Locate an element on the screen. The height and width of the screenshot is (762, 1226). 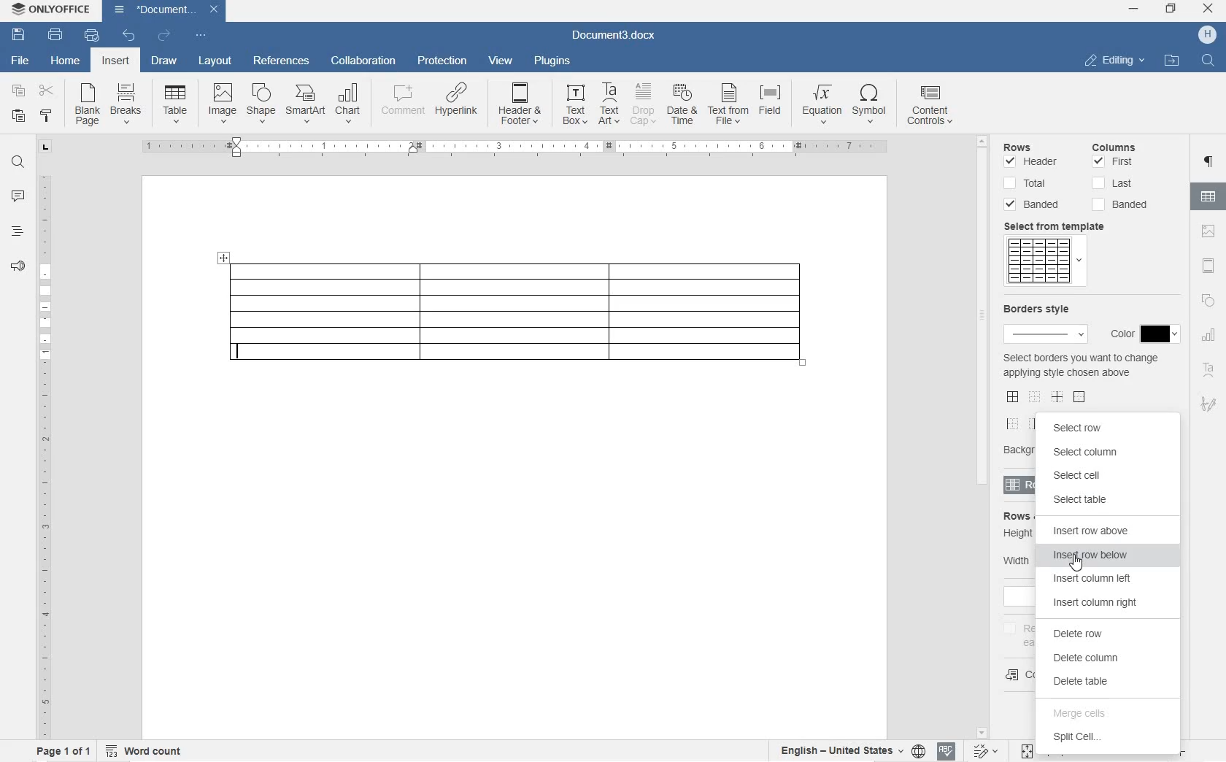
delete column is located at coordinates (1088, 658).